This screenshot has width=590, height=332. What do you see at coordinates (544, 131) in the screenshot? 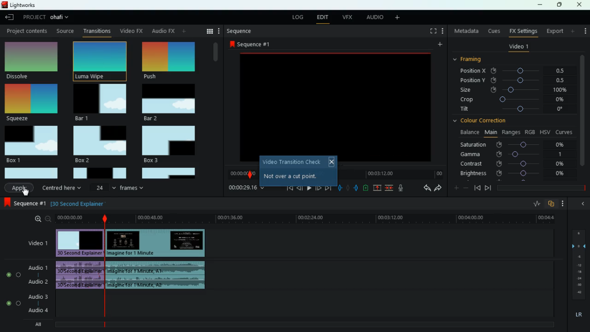
I see `hsv` at bounding box center [544, 131].